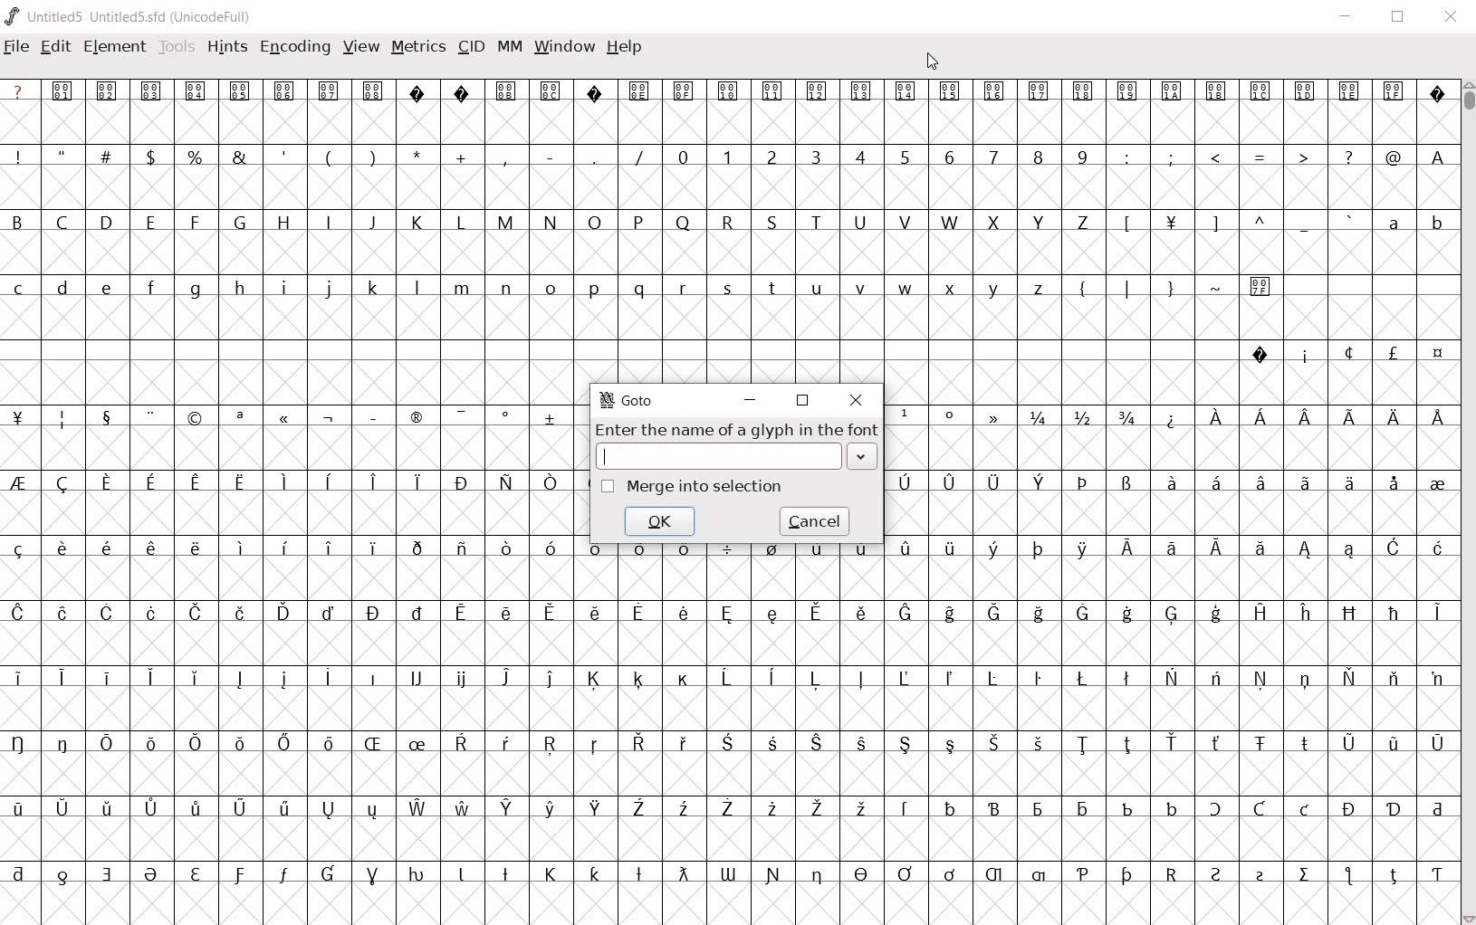 The height and width of the screenshot is (925, 1476). Describe the element at coordinates (1217, 94) in the screenshot. I see `Symbol` at that location.